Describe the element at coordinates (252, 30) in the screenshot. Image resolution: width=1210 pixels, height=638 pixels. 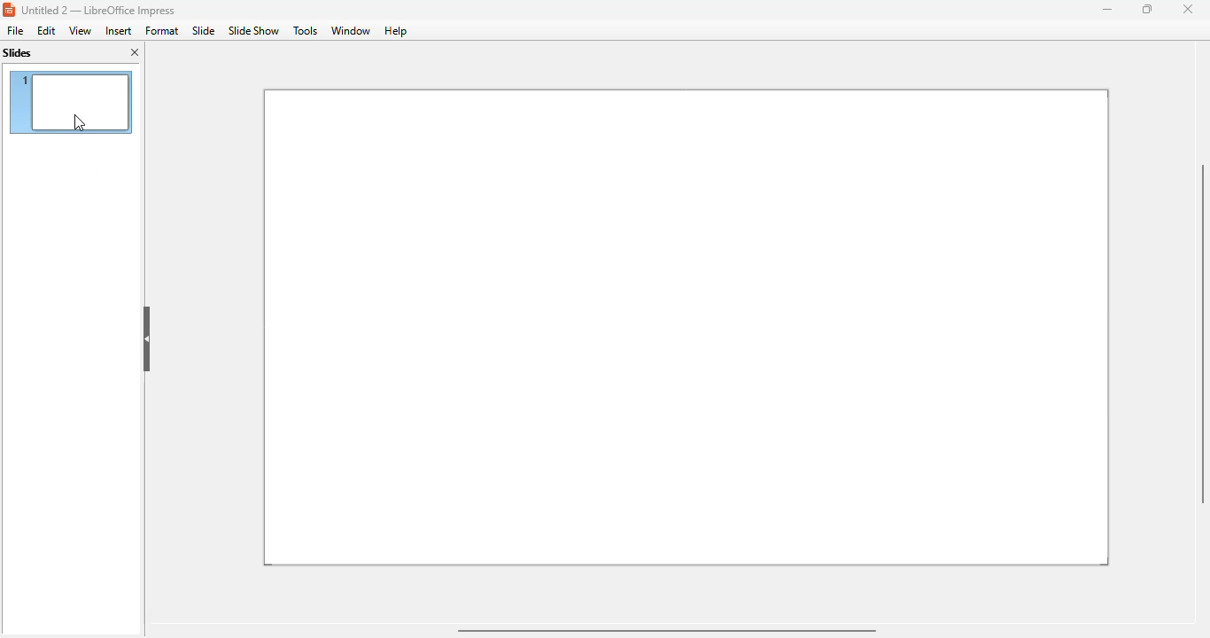
I see `slide show` at that location.